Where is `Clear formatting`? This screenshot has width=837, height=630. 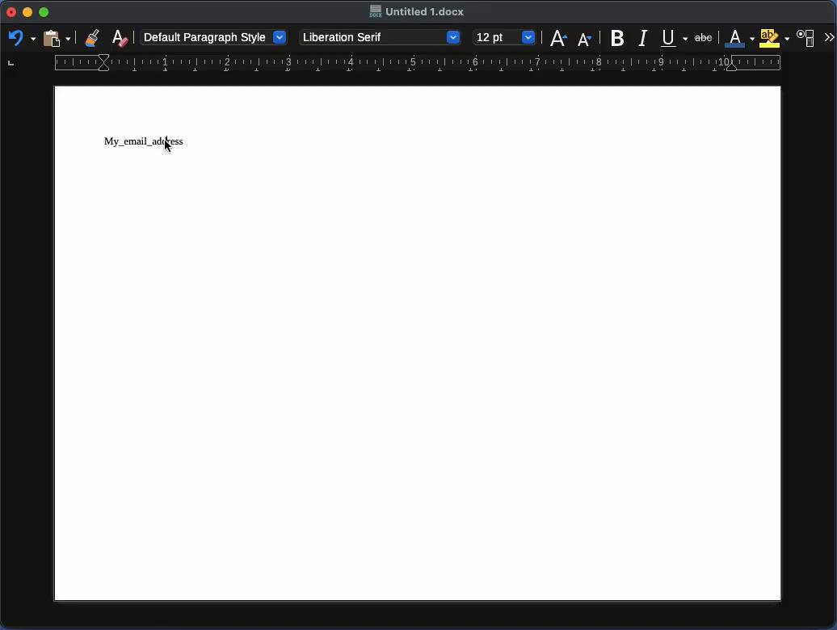 Clear formatting is located at coordinates (121, 36).